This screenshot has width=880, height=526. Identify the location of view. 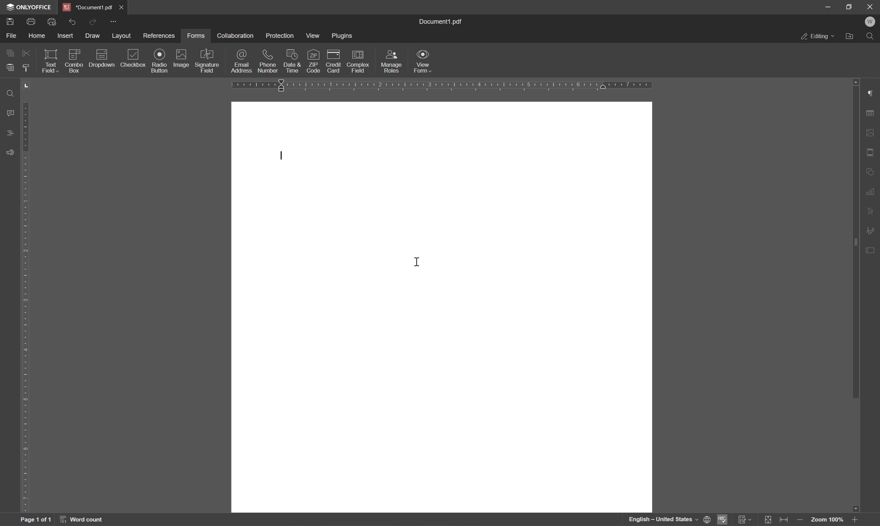
(315, 36).